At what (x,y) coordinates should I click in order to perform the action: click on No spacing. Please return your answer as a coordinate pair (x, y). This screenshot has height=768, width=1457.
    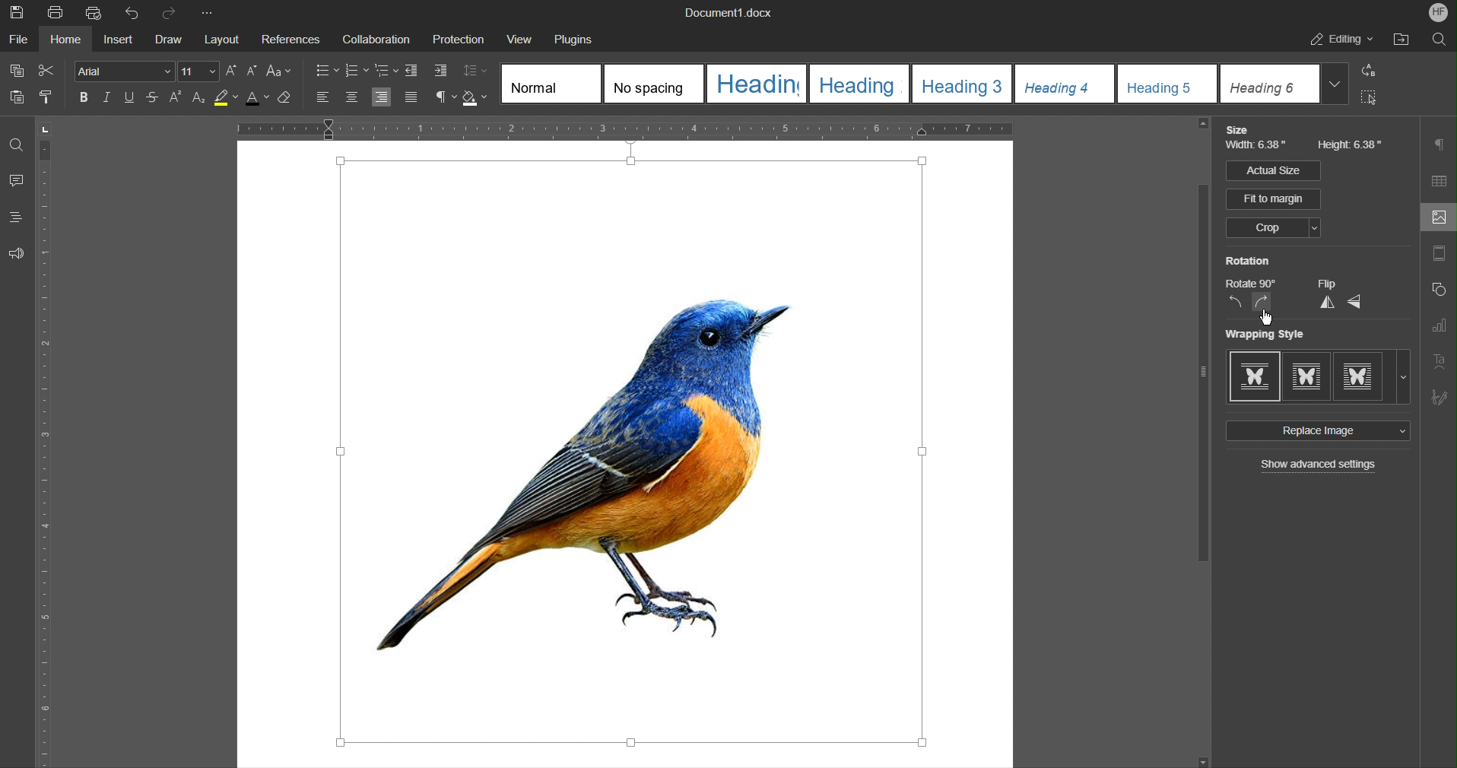
    Looking at the image, I should click on (652, 84).